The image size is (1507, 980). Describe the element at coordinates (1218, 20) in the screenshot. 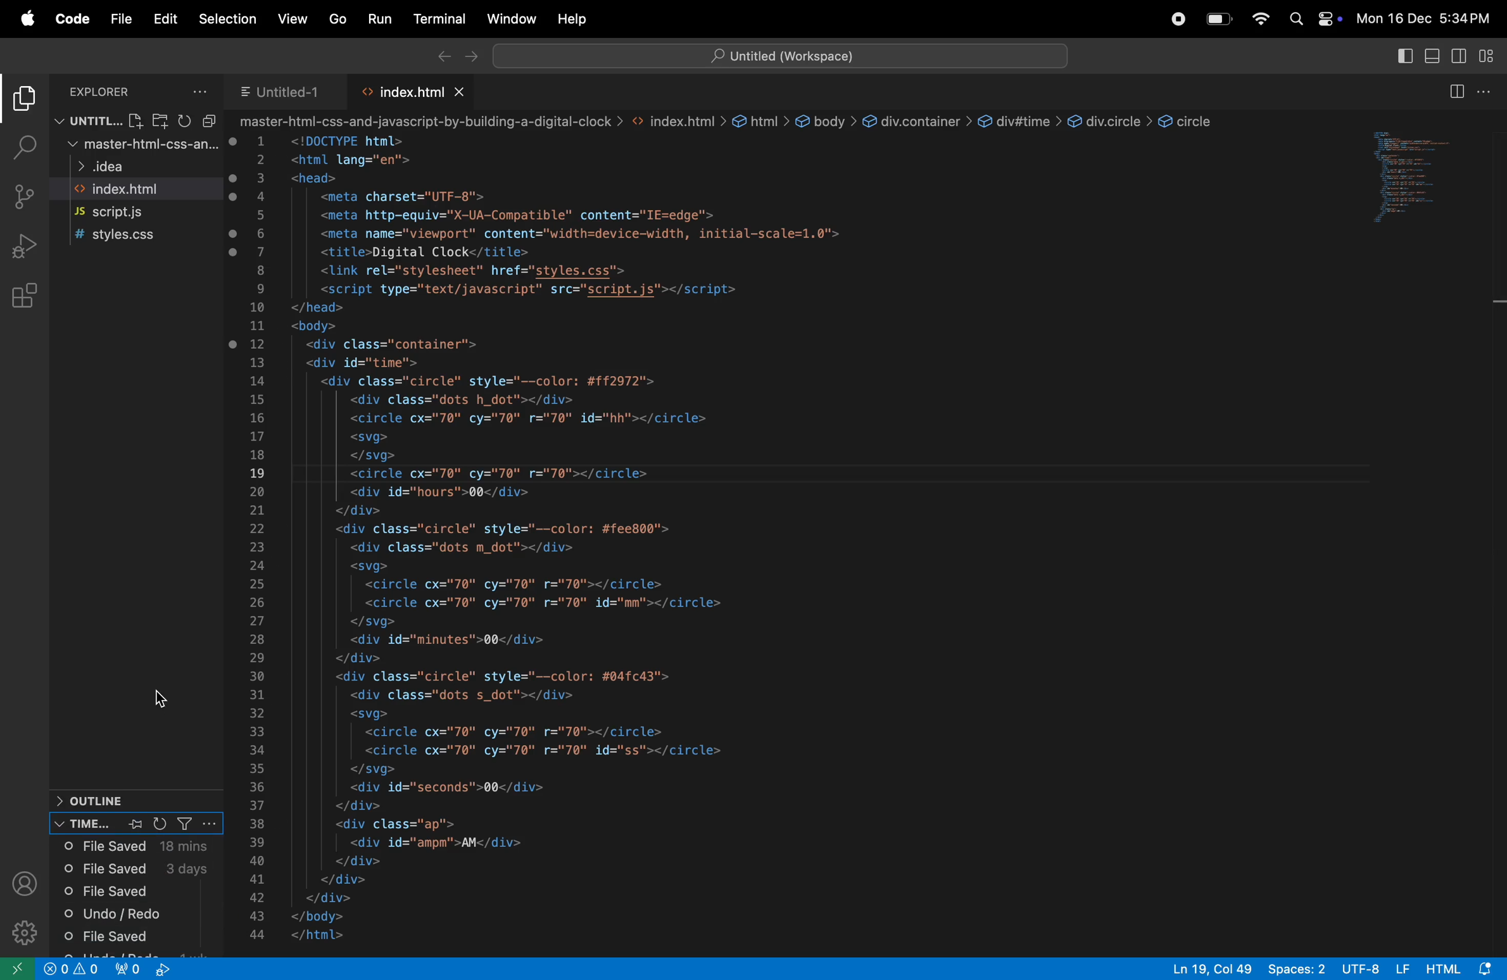

I see `battery ` at that location.